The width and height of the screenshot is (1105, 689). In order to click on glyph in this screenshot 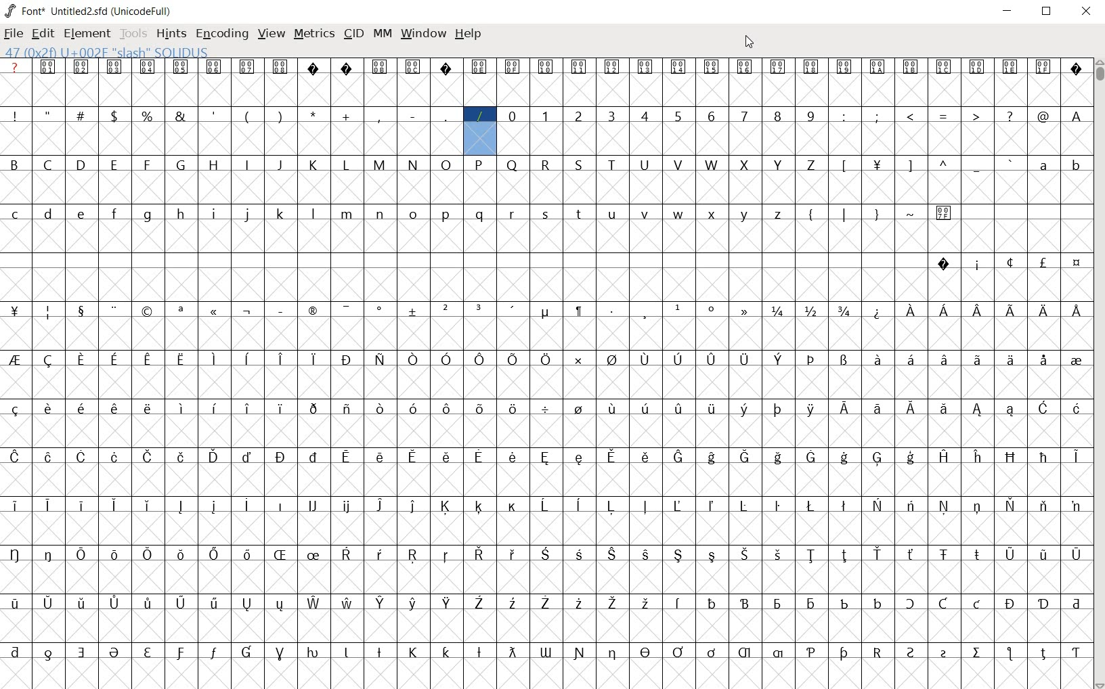, I will do `click(513, 359)`.